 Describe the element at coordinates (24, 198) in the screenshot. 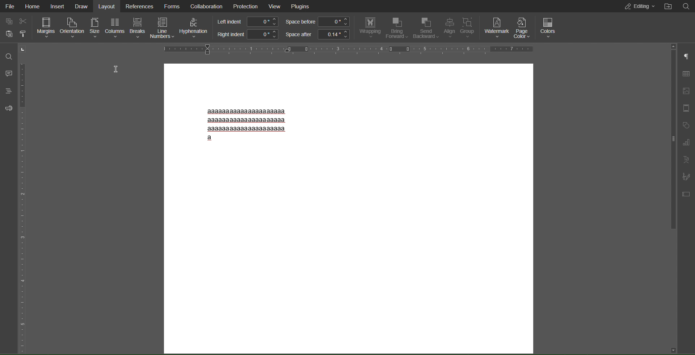

I see `Vertical Ruler` at that location.